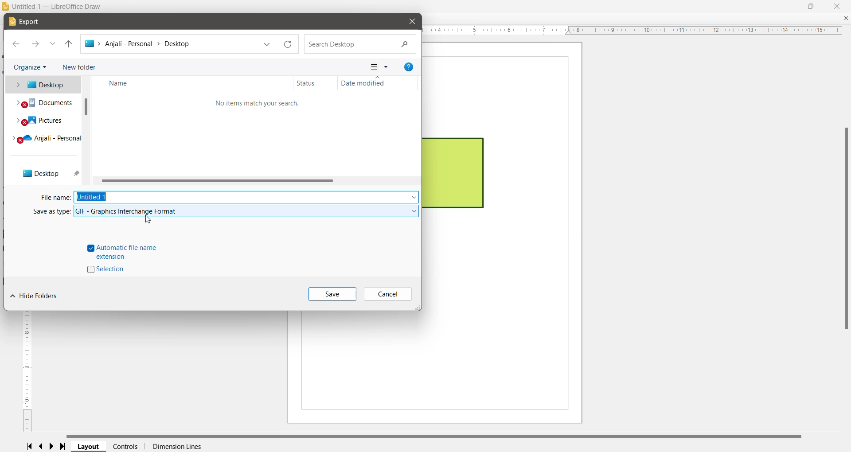 The image size is (851, 452). I want to click on Forward, so click(35, 45).